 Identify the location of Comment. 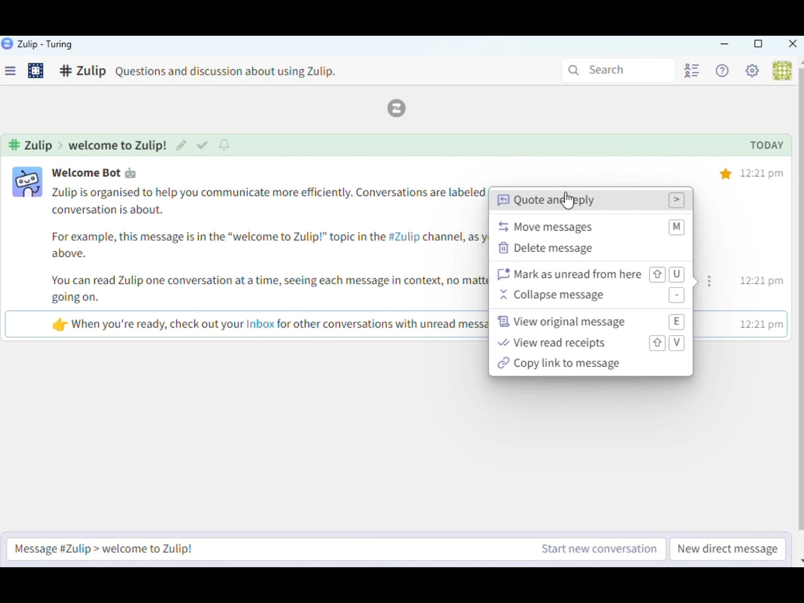
(209, 73).